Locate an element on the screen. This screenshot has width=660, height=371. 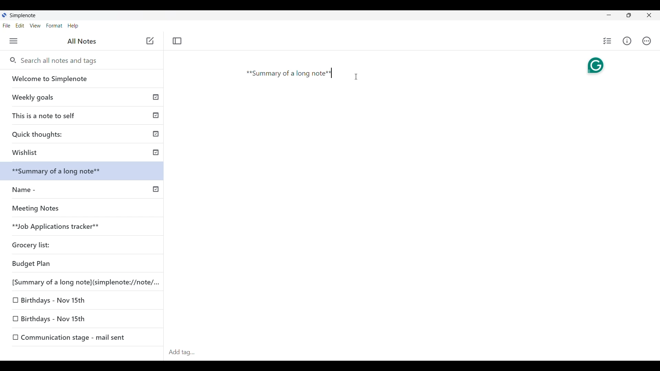
Add note is located at coordinates (149, 41).